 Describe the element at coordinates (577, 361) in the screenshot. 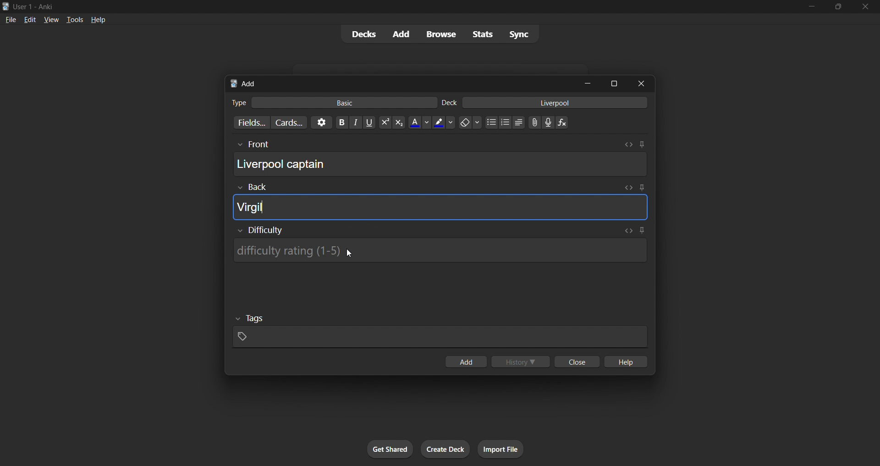

I see `close` at that location.